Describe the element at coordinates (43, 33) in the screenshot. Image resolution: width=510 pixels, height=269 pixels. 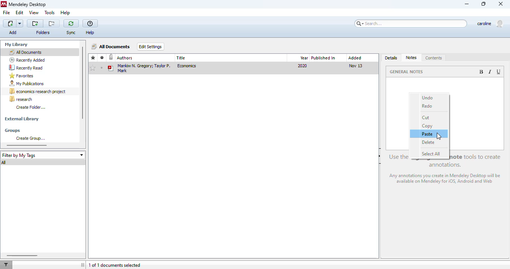
I see `folder` at that location.